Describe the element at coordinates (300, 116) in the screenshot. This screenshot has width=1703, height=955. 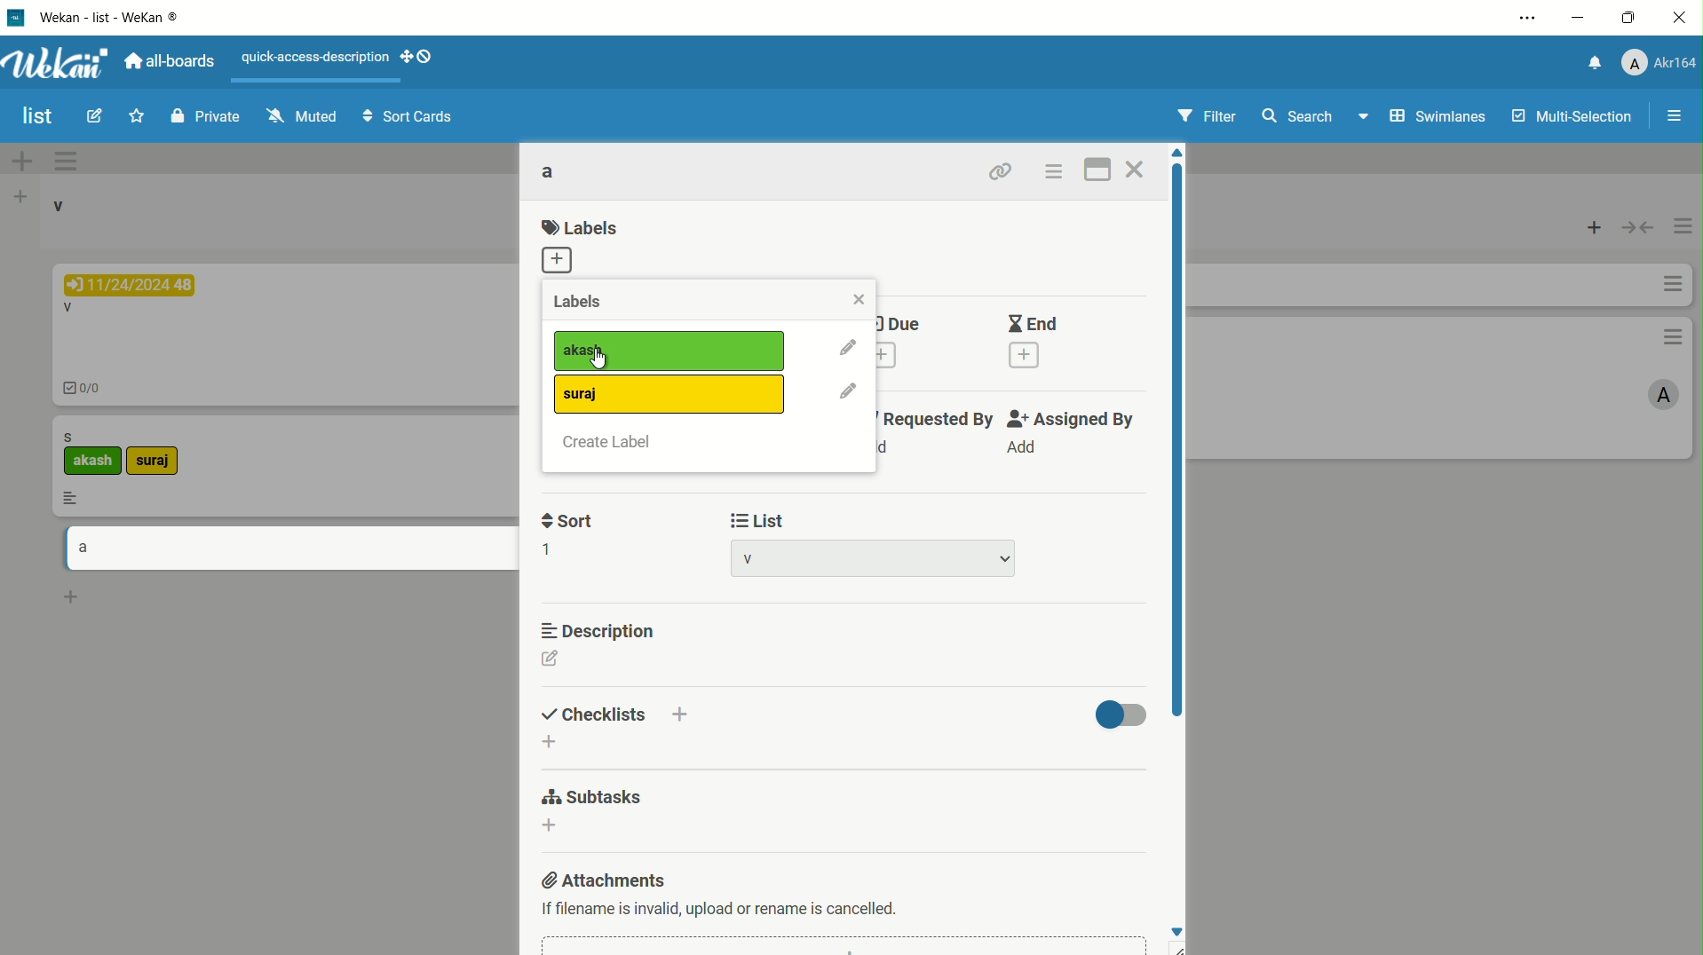
I see `muted` at that location.